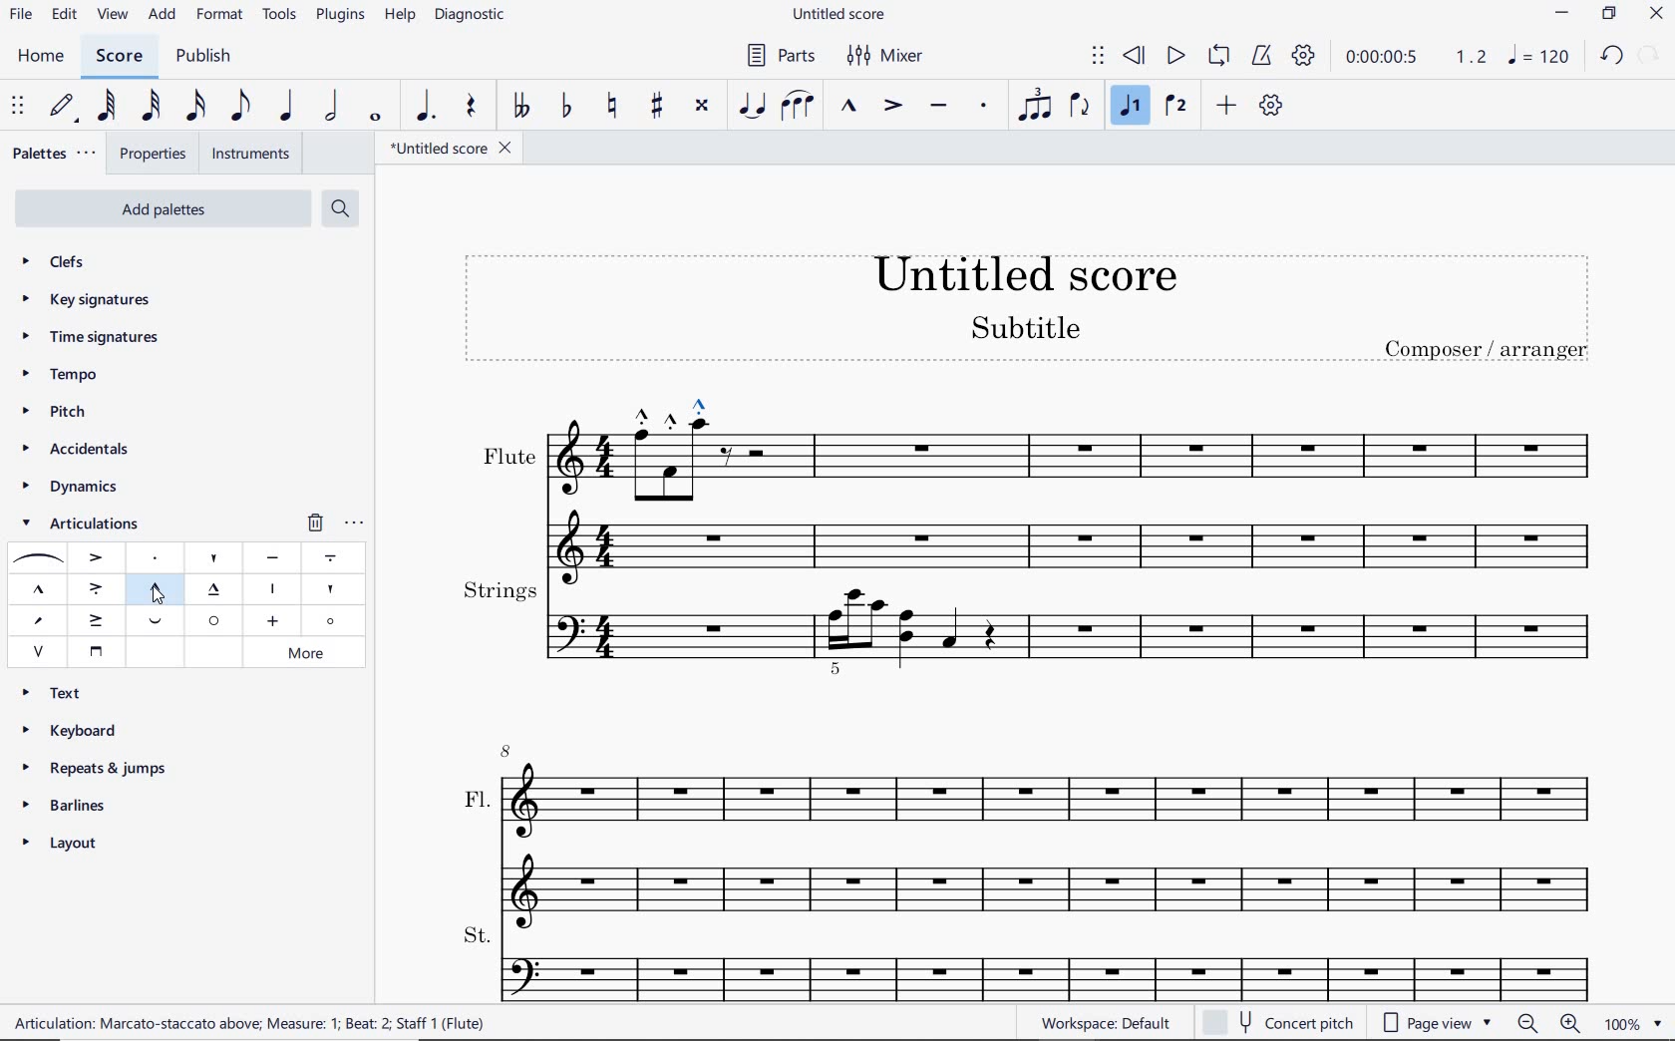 This screenshot has width=1675, height=1041. What do you see at coordinates (1033, 104) in the screenshot?
I see `TUPLET` at bounding box center [1033, 104].